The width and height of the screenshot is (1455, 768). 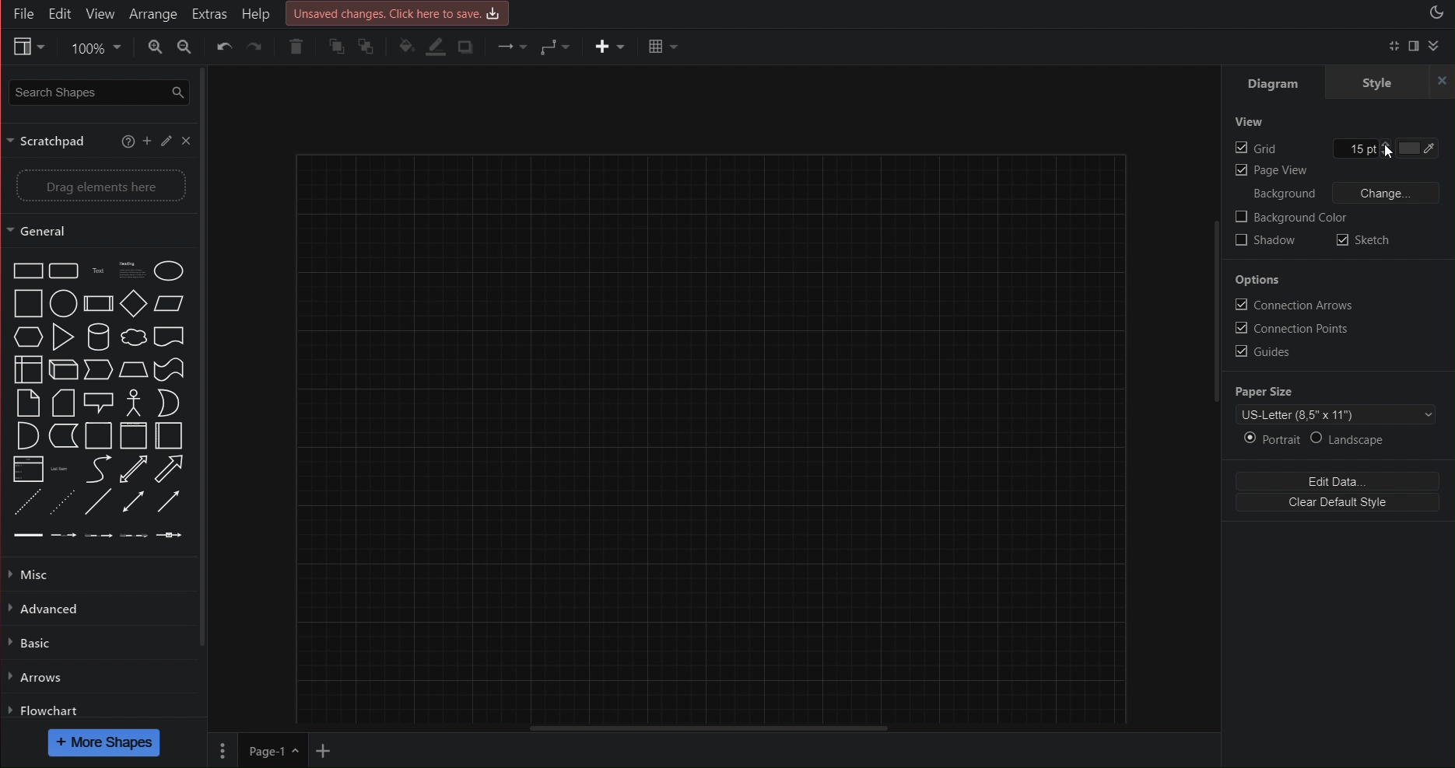 What do you see at coordinates (62, 499) in the screenshot?
I see `dense dotted` at bounding box center [62, 499].